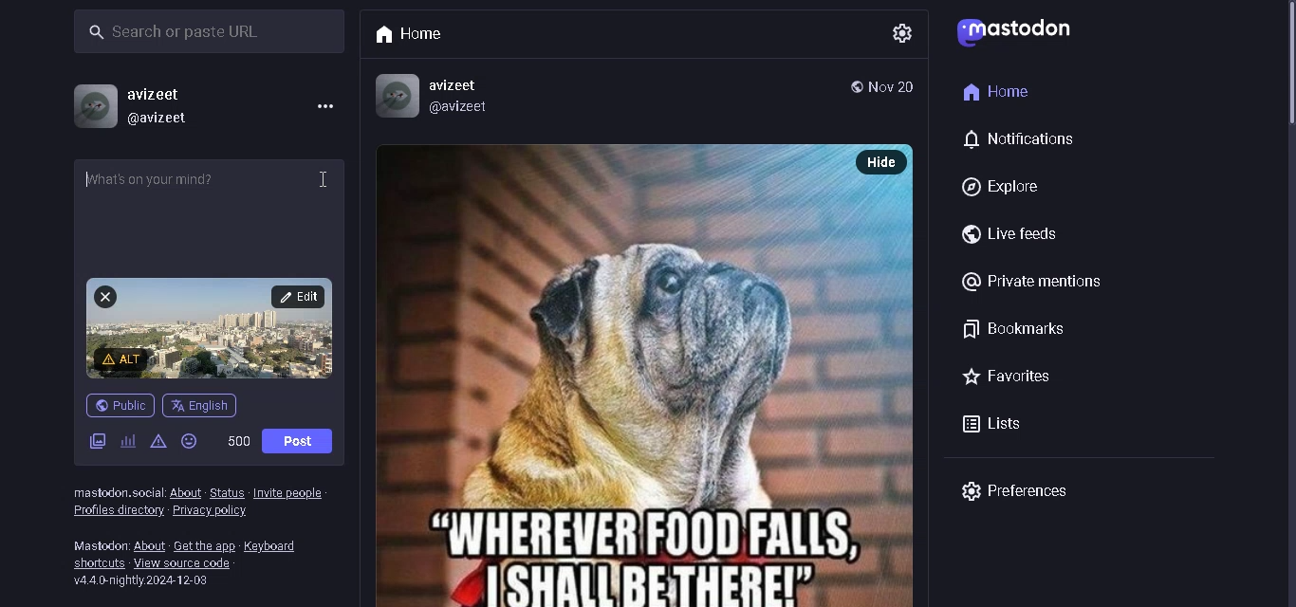 The width and height of the screenshot is (1296, 607). I want to click on keyboard, so click(276, 546).